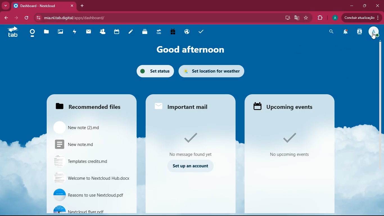 This screenshot has height=216, width=384. I want to click on tab, so click(13, 32).